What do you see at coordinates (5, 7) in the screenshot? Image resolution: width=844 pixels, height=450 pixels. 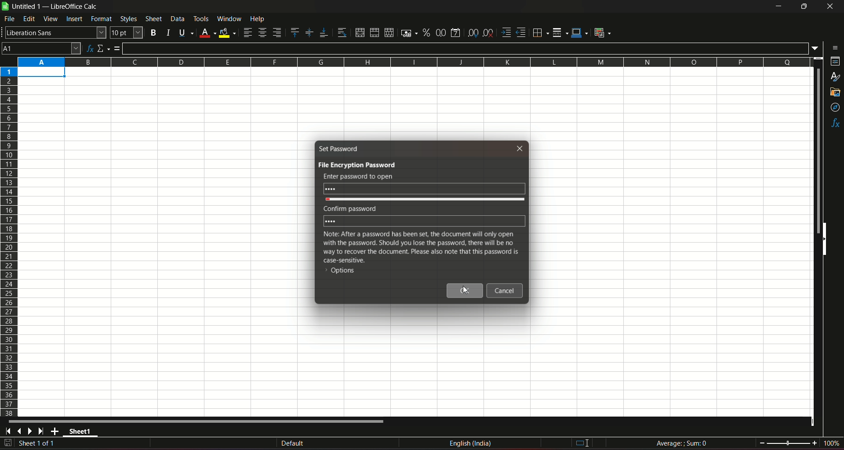 I see `libreoffice calc logo` at bounding box center [5, 7].